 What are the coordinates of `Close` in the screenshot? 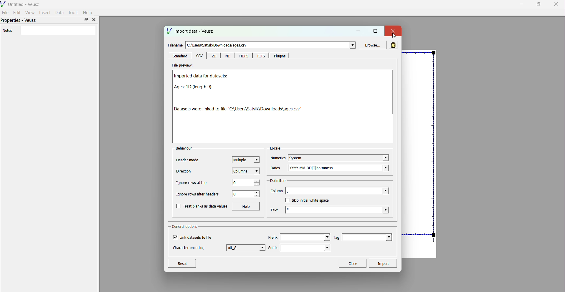 It's located at (352, 263).